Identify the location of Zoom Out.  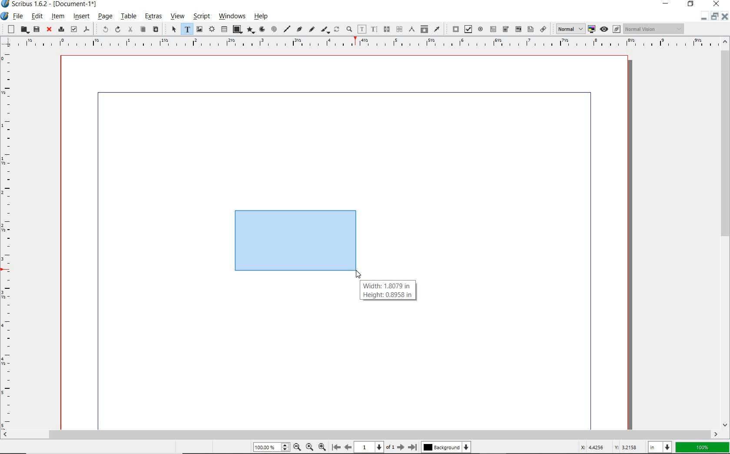
(298, 448).